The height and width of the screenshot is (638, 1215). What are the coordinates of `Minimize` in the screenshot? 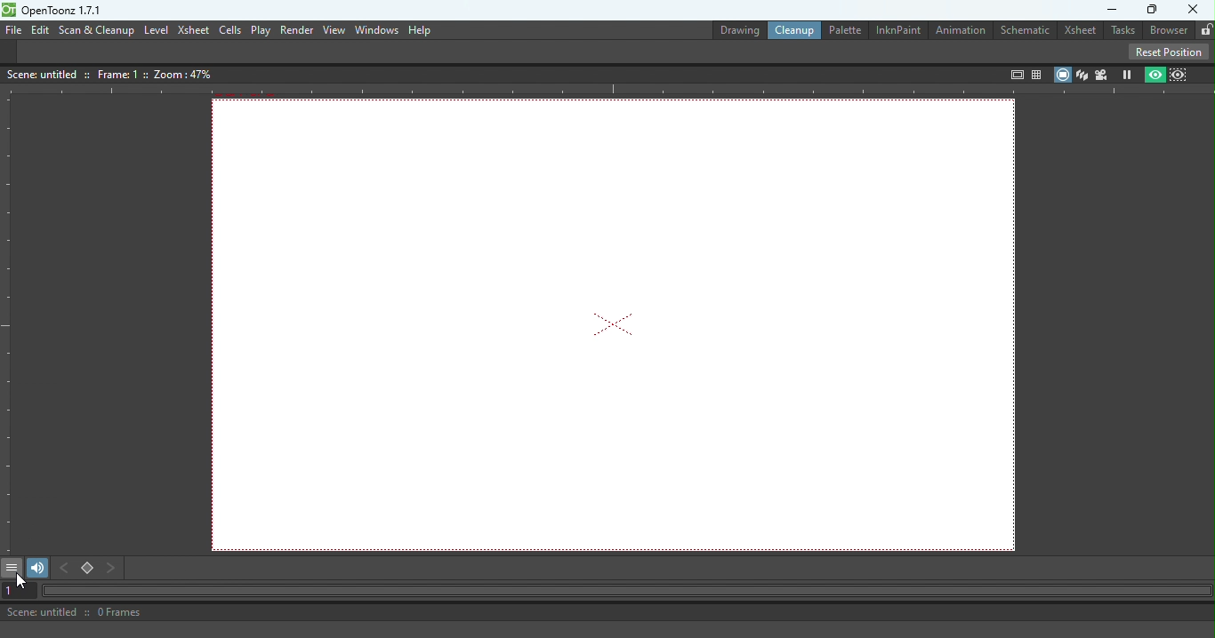 It's located at (1106, 10).